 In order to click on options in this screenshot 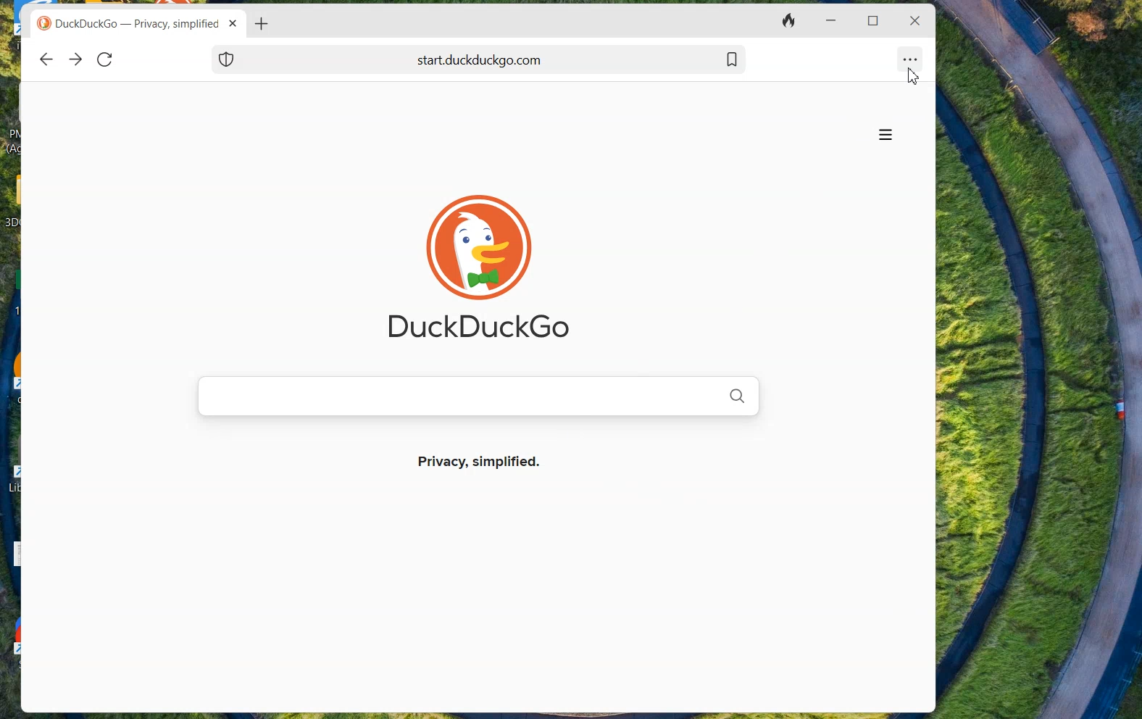, I will do `click(885, 136)`.